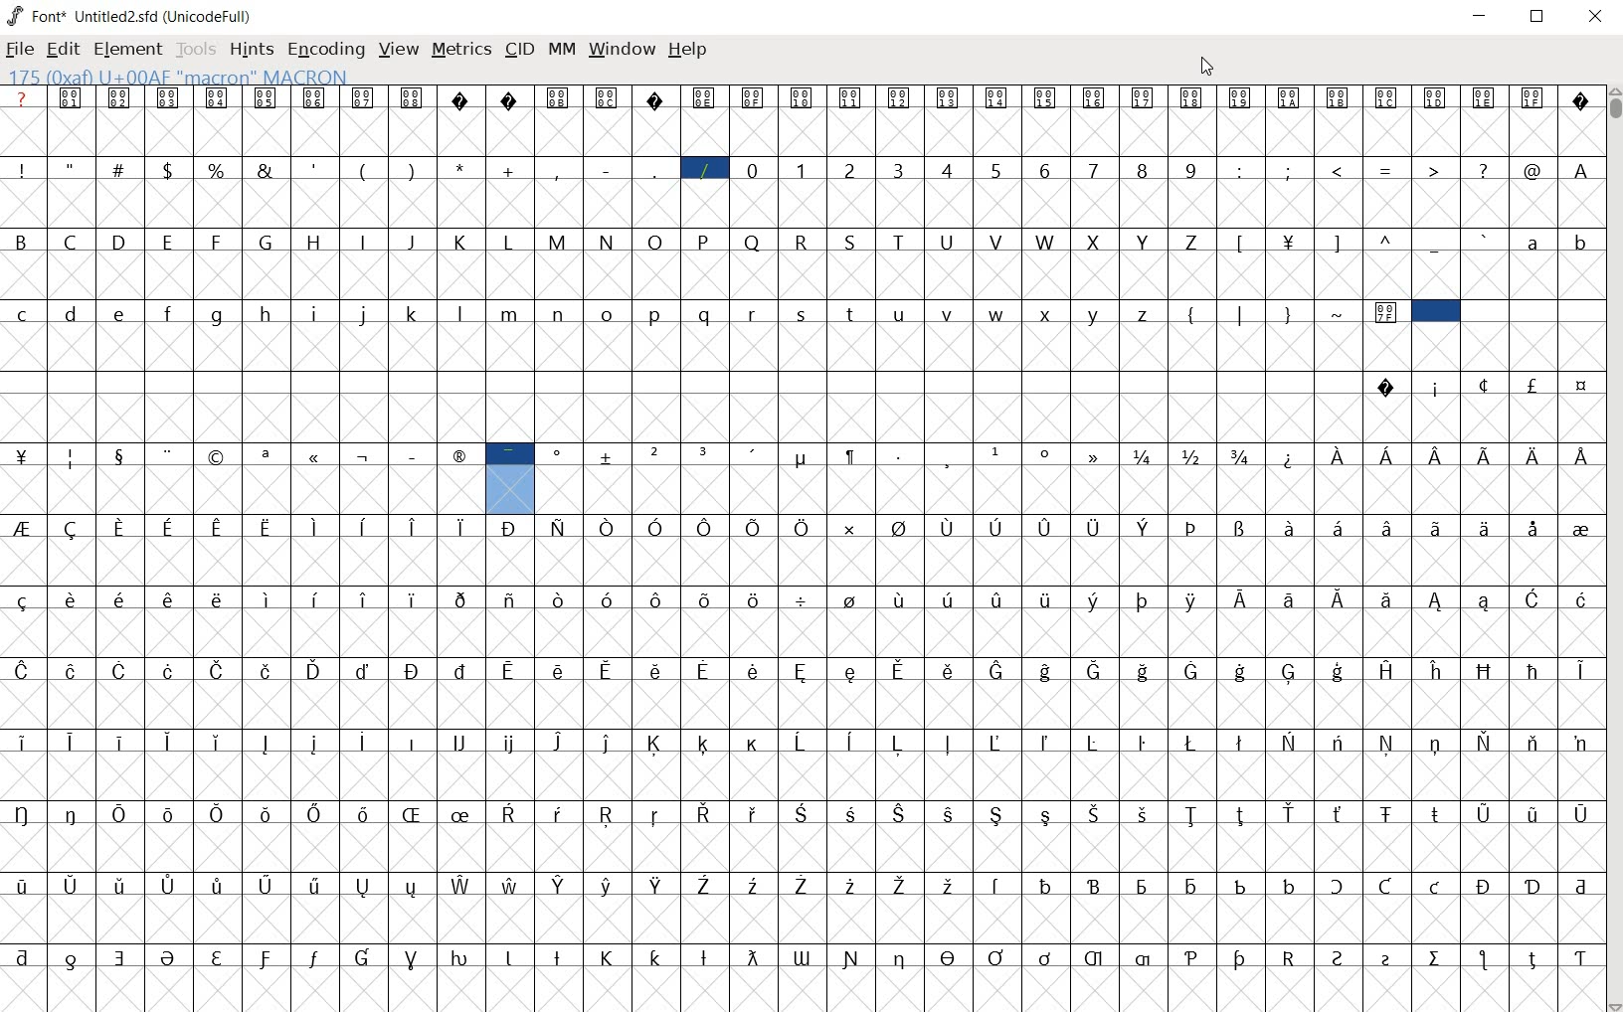  Describe the element at coordinates (129, 52) in the screenshot. I see `ELEMENT` at that location.